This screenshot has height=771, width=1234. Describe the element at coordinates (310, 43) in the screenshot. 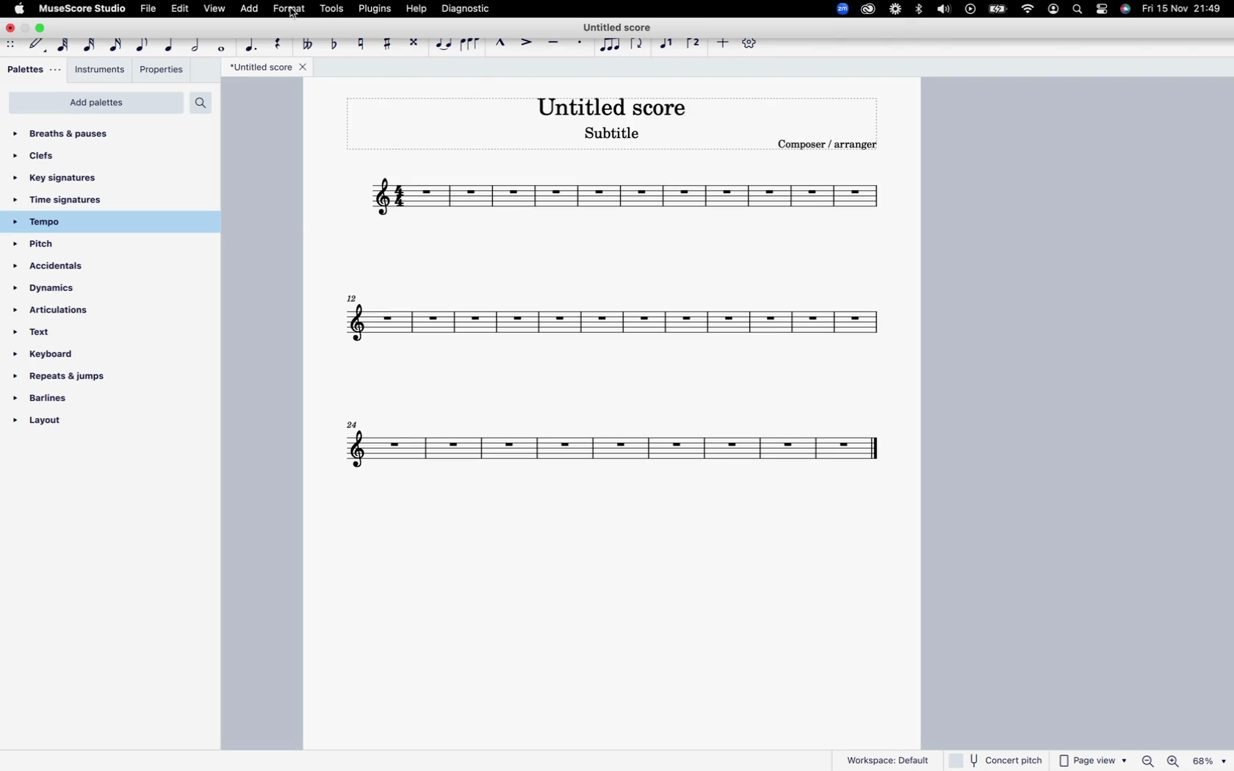

I see `double toggle flat` at that location.